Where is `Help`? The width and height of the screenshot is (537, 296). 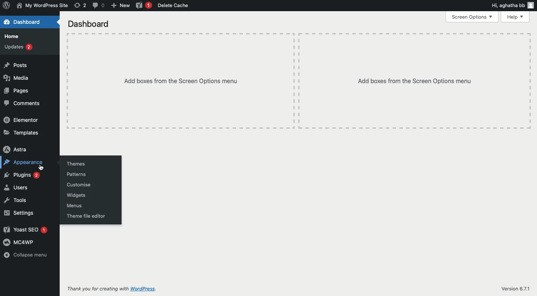 Help is located at coordinates (516, 17).